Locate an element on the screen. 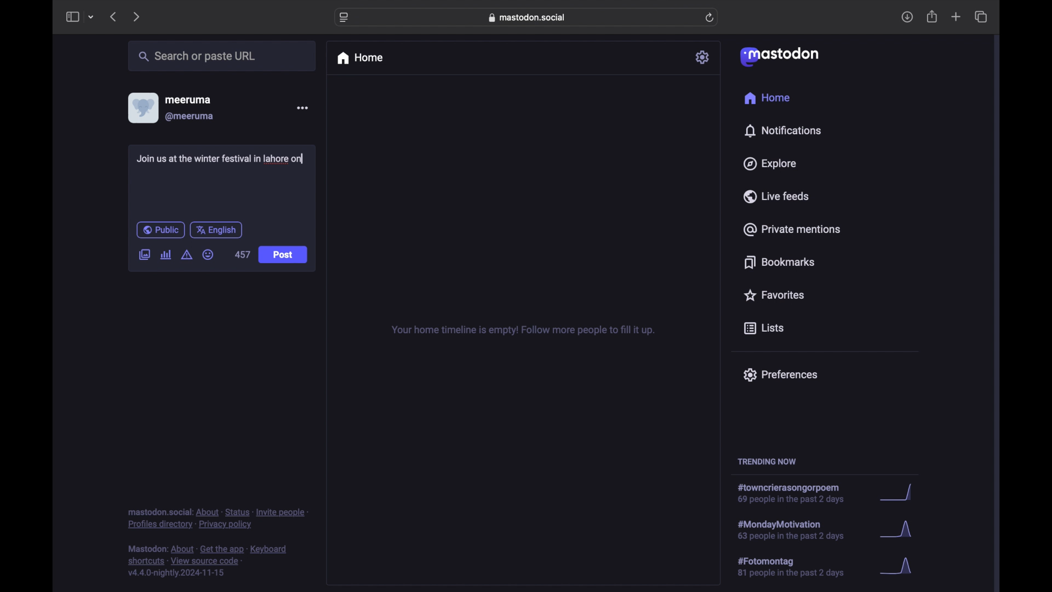 Image resolution: width=1052 pixels, height=592 pixels. home is located at coordinates (359, 58).